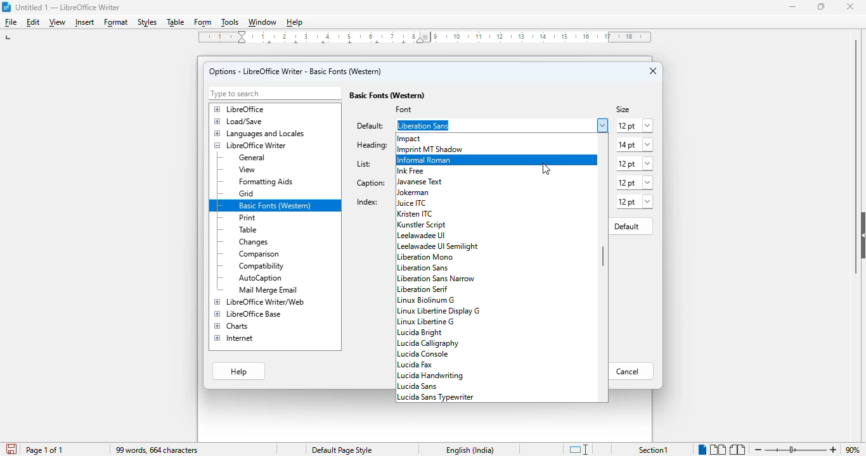  I want to click on options - LibreOffice Writer - basic fonts (Western), so click(296, 71).